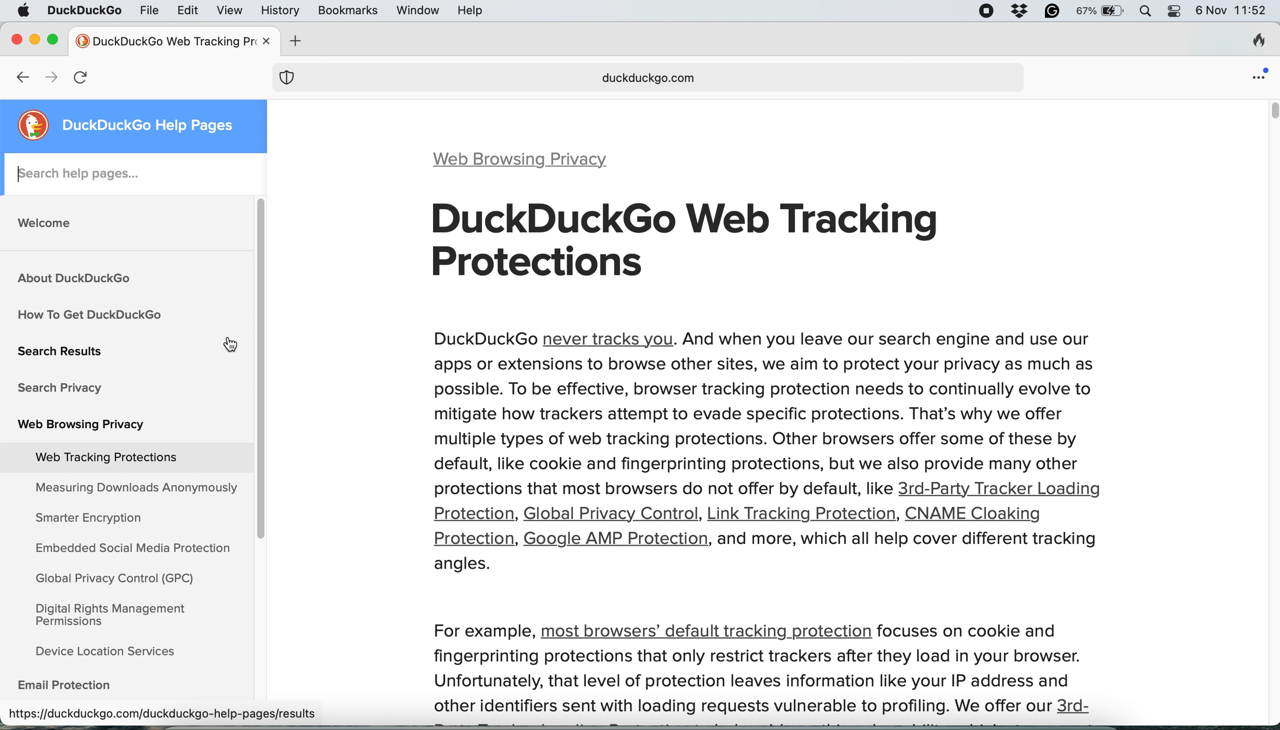 This screenshot has width=1280, height=730. What do you see at coordinates (527, 160) in the screenshot?
I see `web browsing privacy` at bounding box center [527, 160].